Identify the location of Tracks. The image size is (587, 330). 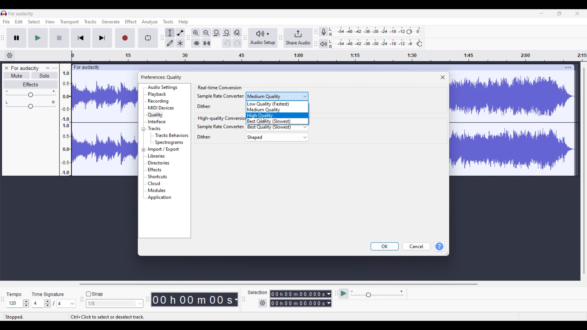
(155, 128).